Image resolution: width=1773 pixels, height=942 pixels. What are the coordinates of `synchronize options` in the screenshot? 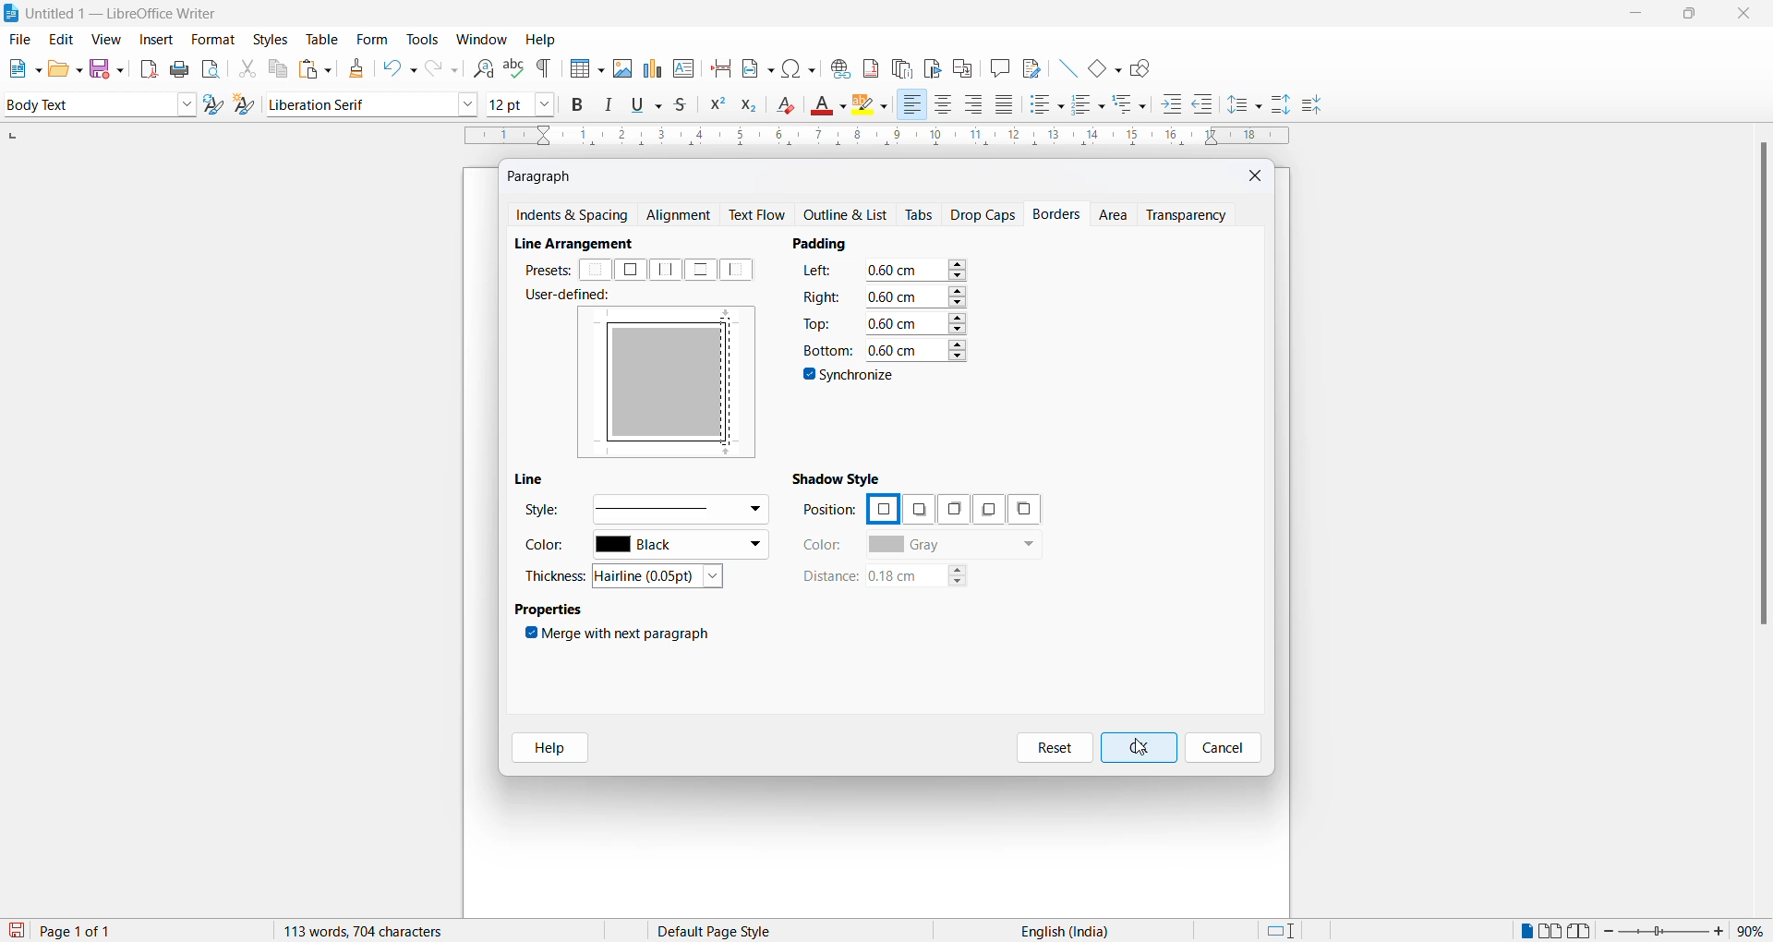 It's located at (851, 378).